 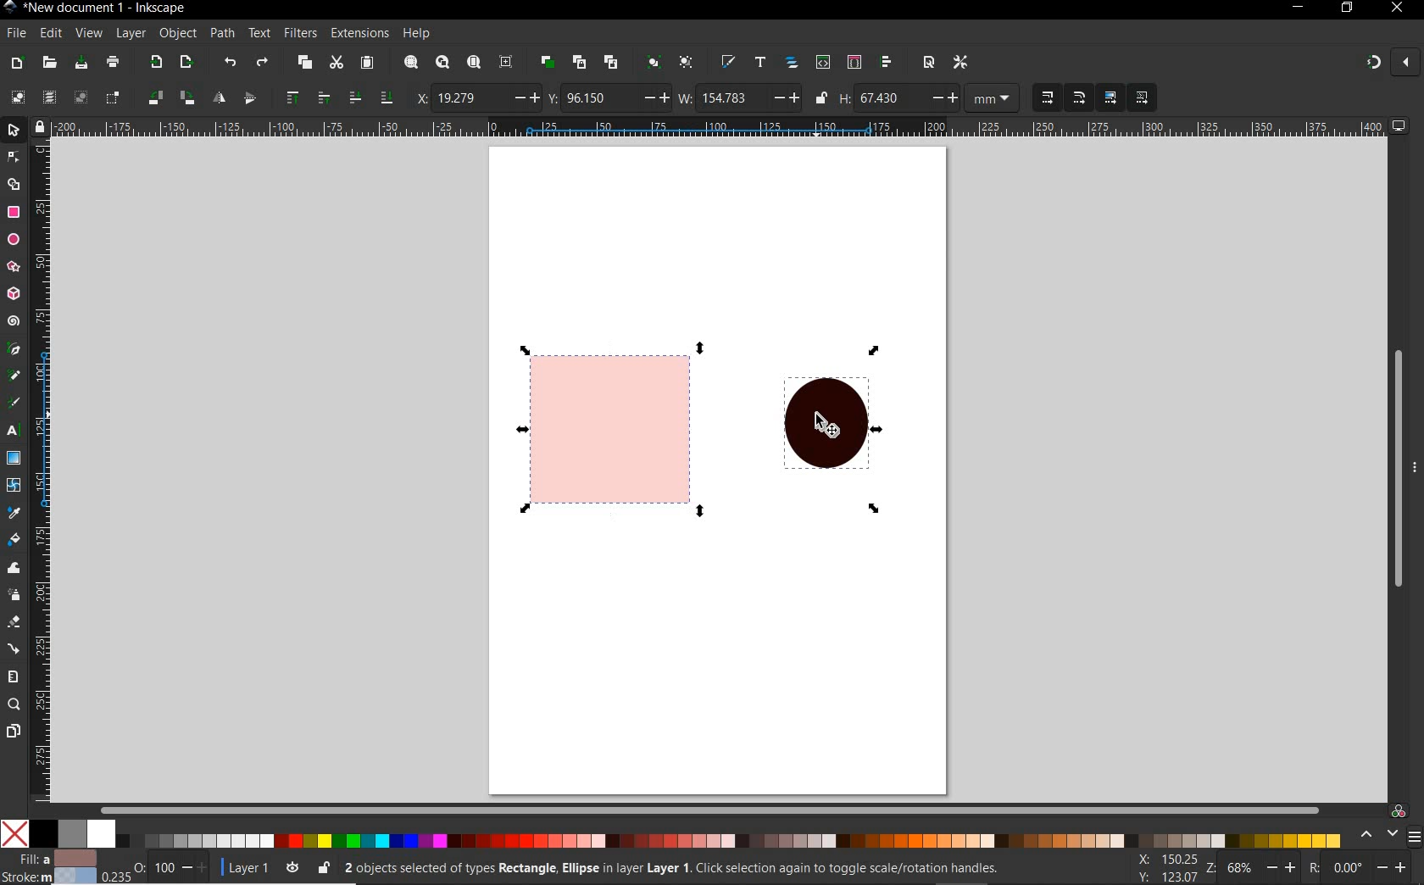 What do you see at coordinates (854, 62) in the screenshot?
I see `open selector` at bounding box center [854, 62].